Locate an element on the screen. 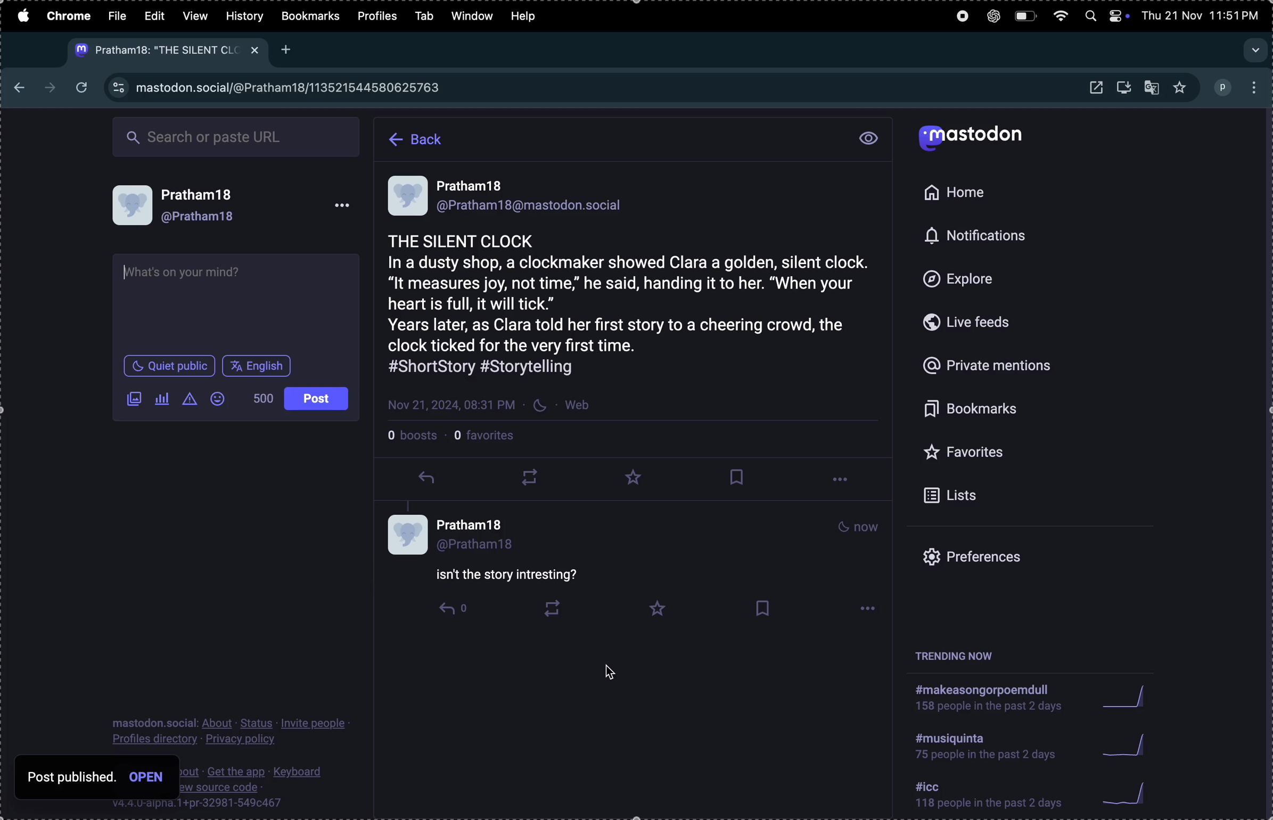   is located at coordinates (428, 141).